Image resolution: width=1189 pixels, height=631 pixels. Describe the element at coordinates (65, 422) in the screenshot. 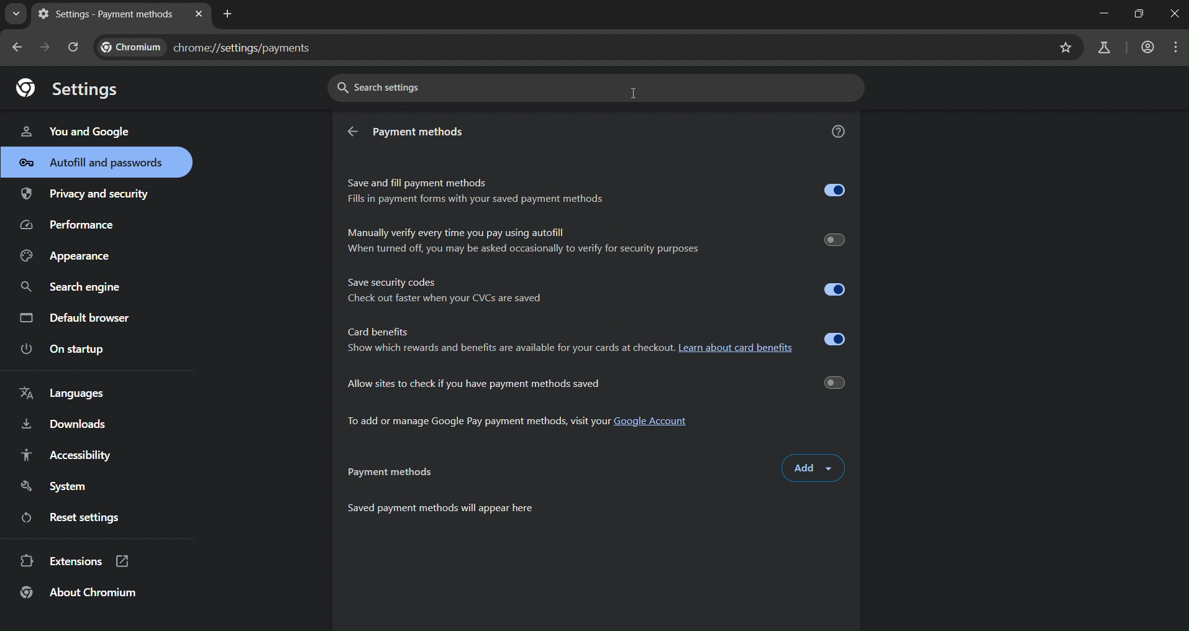

I see `downloads` at that location.